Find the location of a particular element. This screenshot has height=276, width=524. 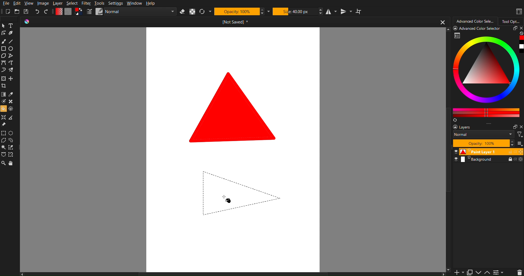

Line 3 is located at coordinates (250, 179).